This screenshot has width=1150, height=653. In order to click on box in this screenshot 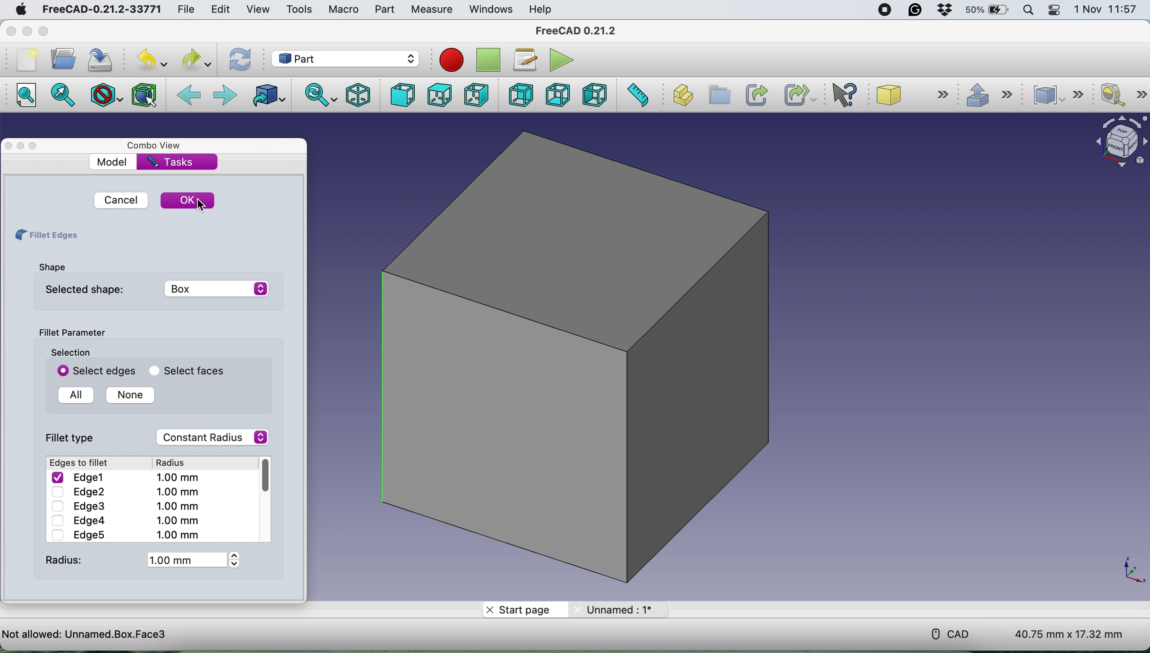, I will do `click(577, 355)`.